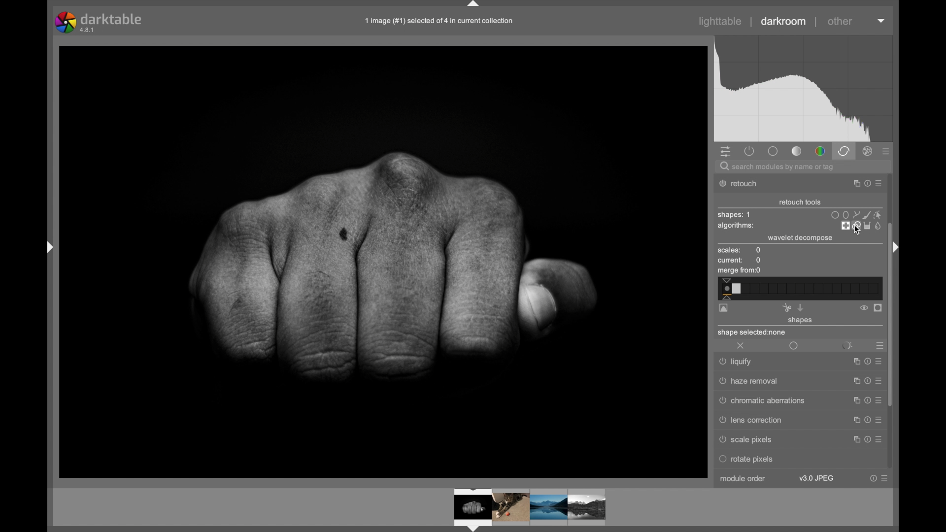 The image size is (946, 532). Describe the element at coordinates (881, 20) in the screenshot. I see `dropdown menu` at that location.